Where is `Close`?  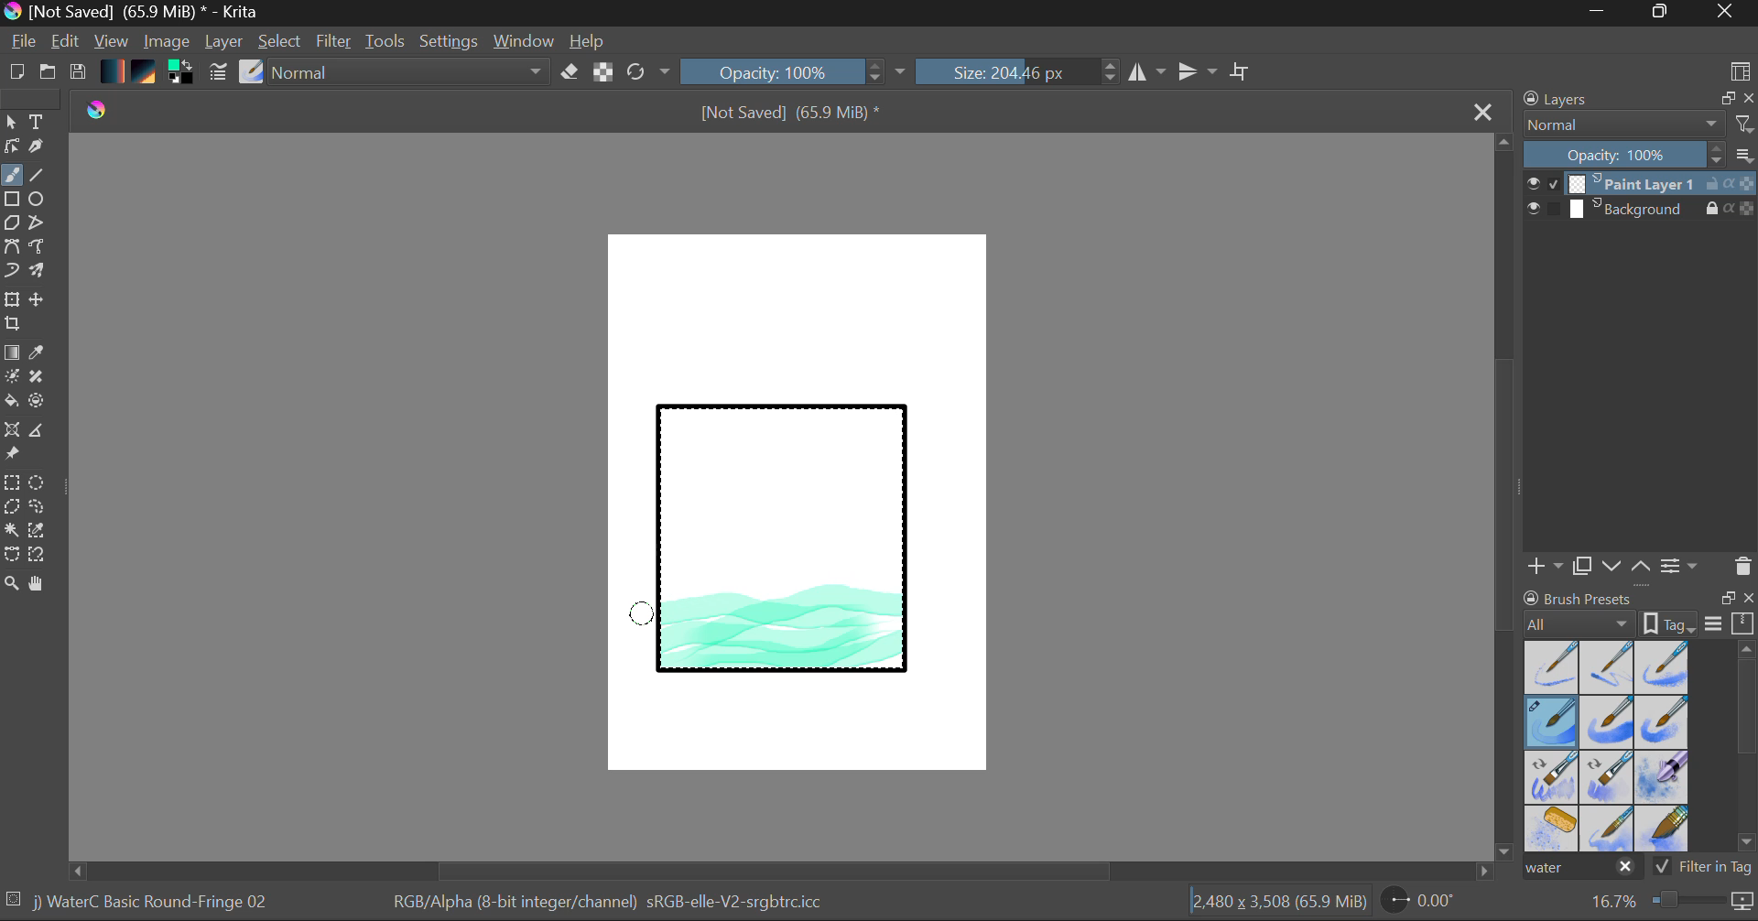 Close is located at coordinates (1485, 111).